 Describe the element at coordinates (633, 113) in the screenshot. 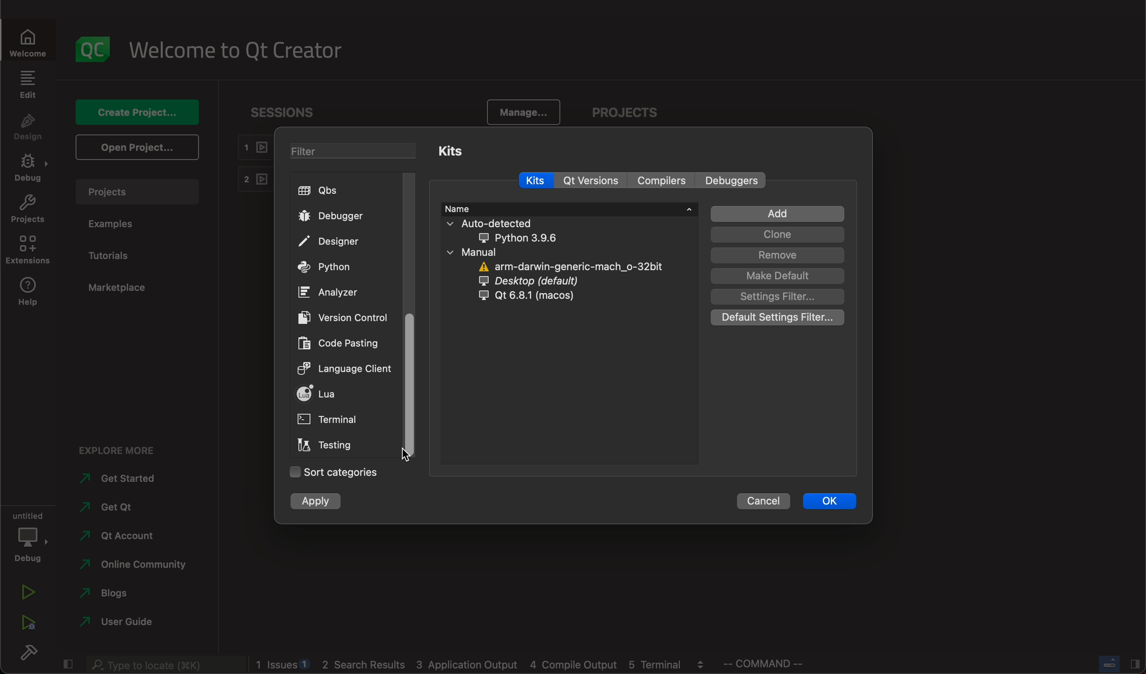

I see `projects` at that location.